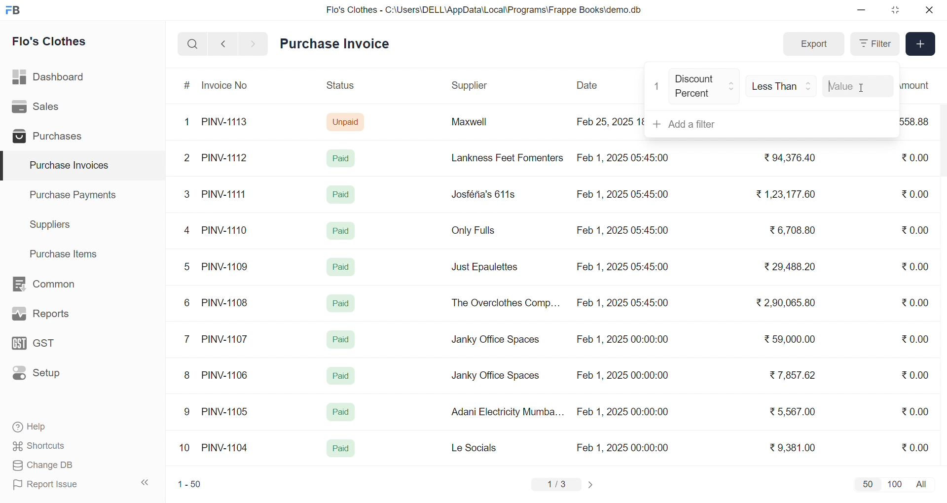  I want to click on Paid, so click(341, 376).